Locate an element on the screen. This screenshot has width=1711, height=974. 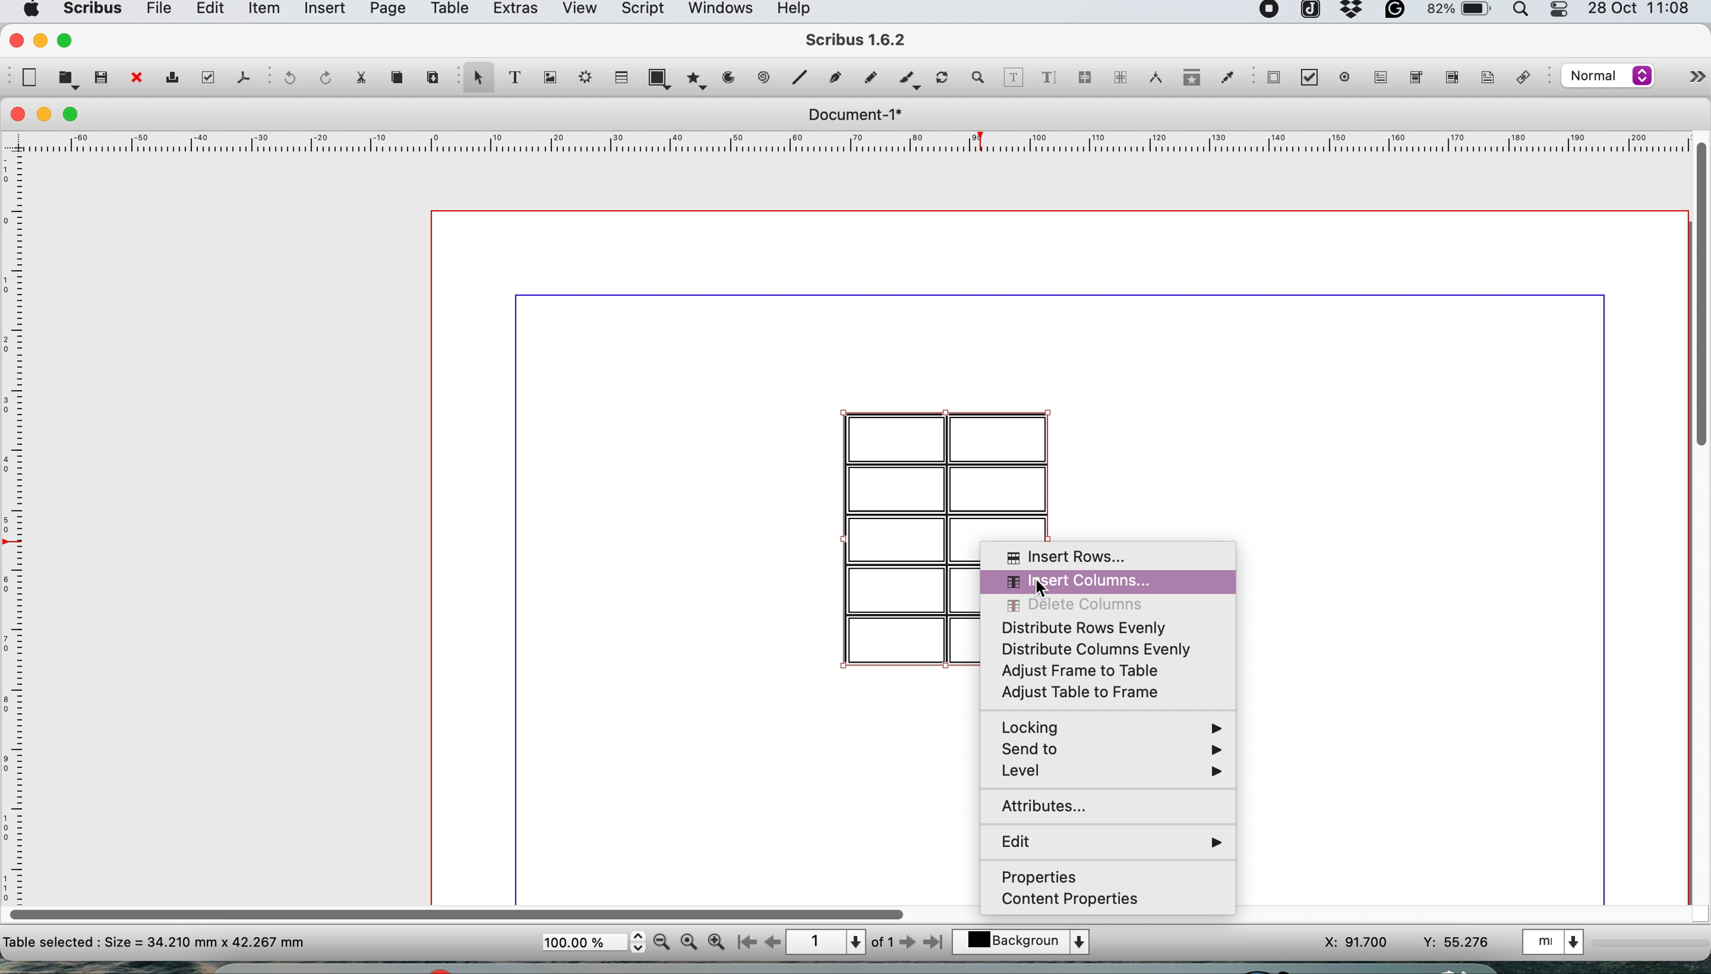
go to previous page is located at coordinates (772, 943).